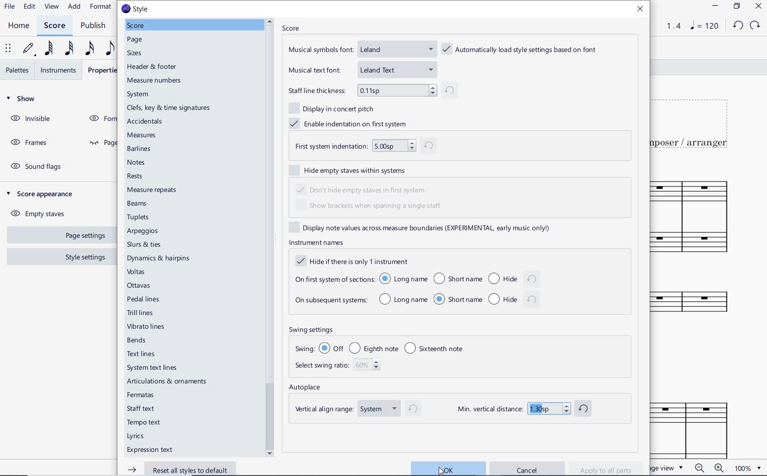  Describe the element at coordinates (149, 450) in the screenshot. I see `expression text` at that location.